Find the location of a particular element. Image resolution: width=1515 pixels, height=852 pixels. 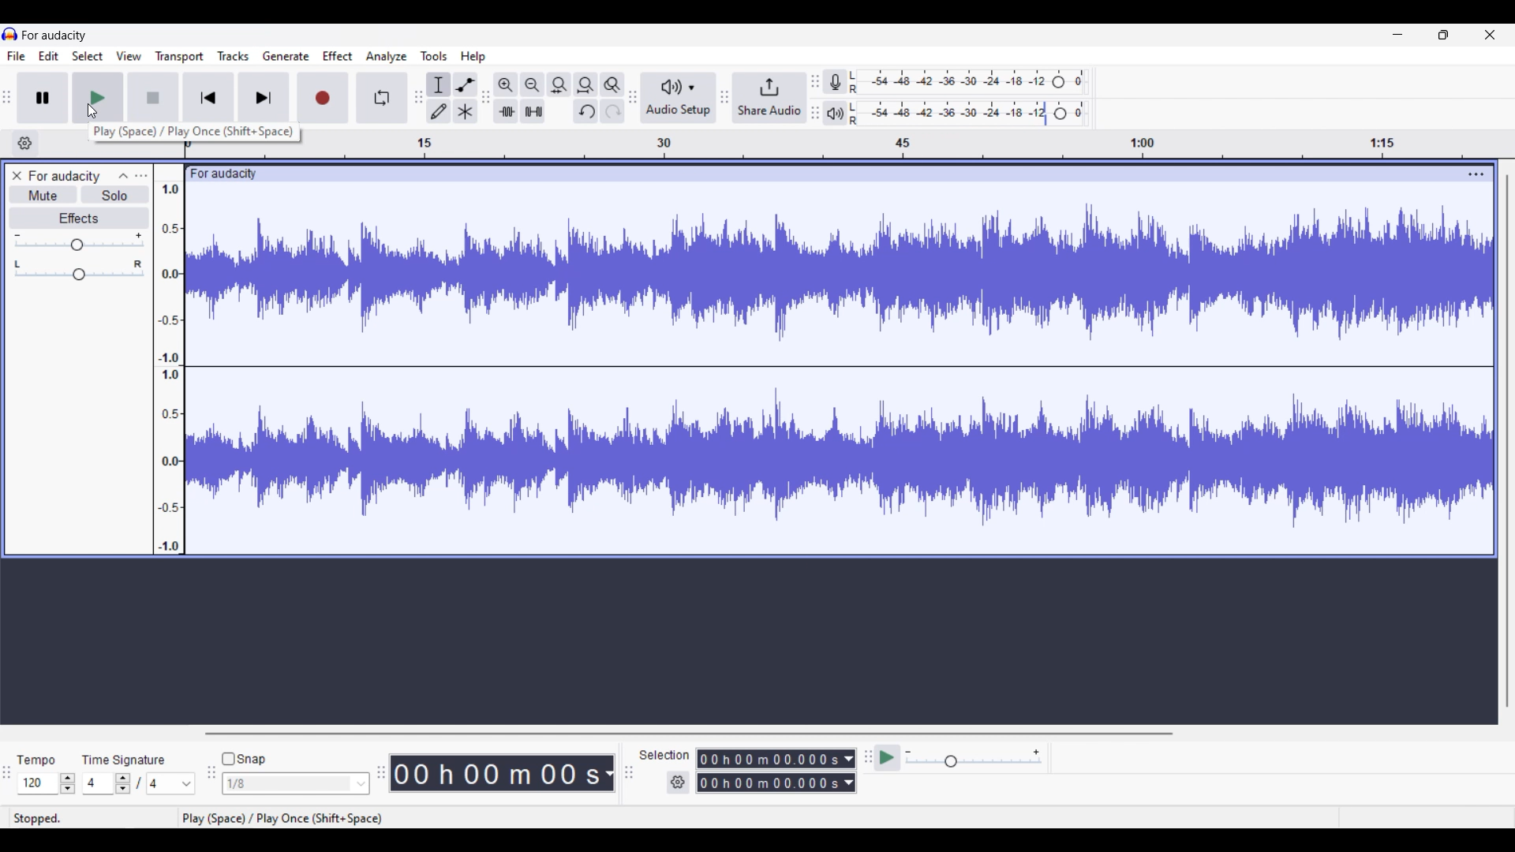

Timeline settings is located at coordinates (25, 144).